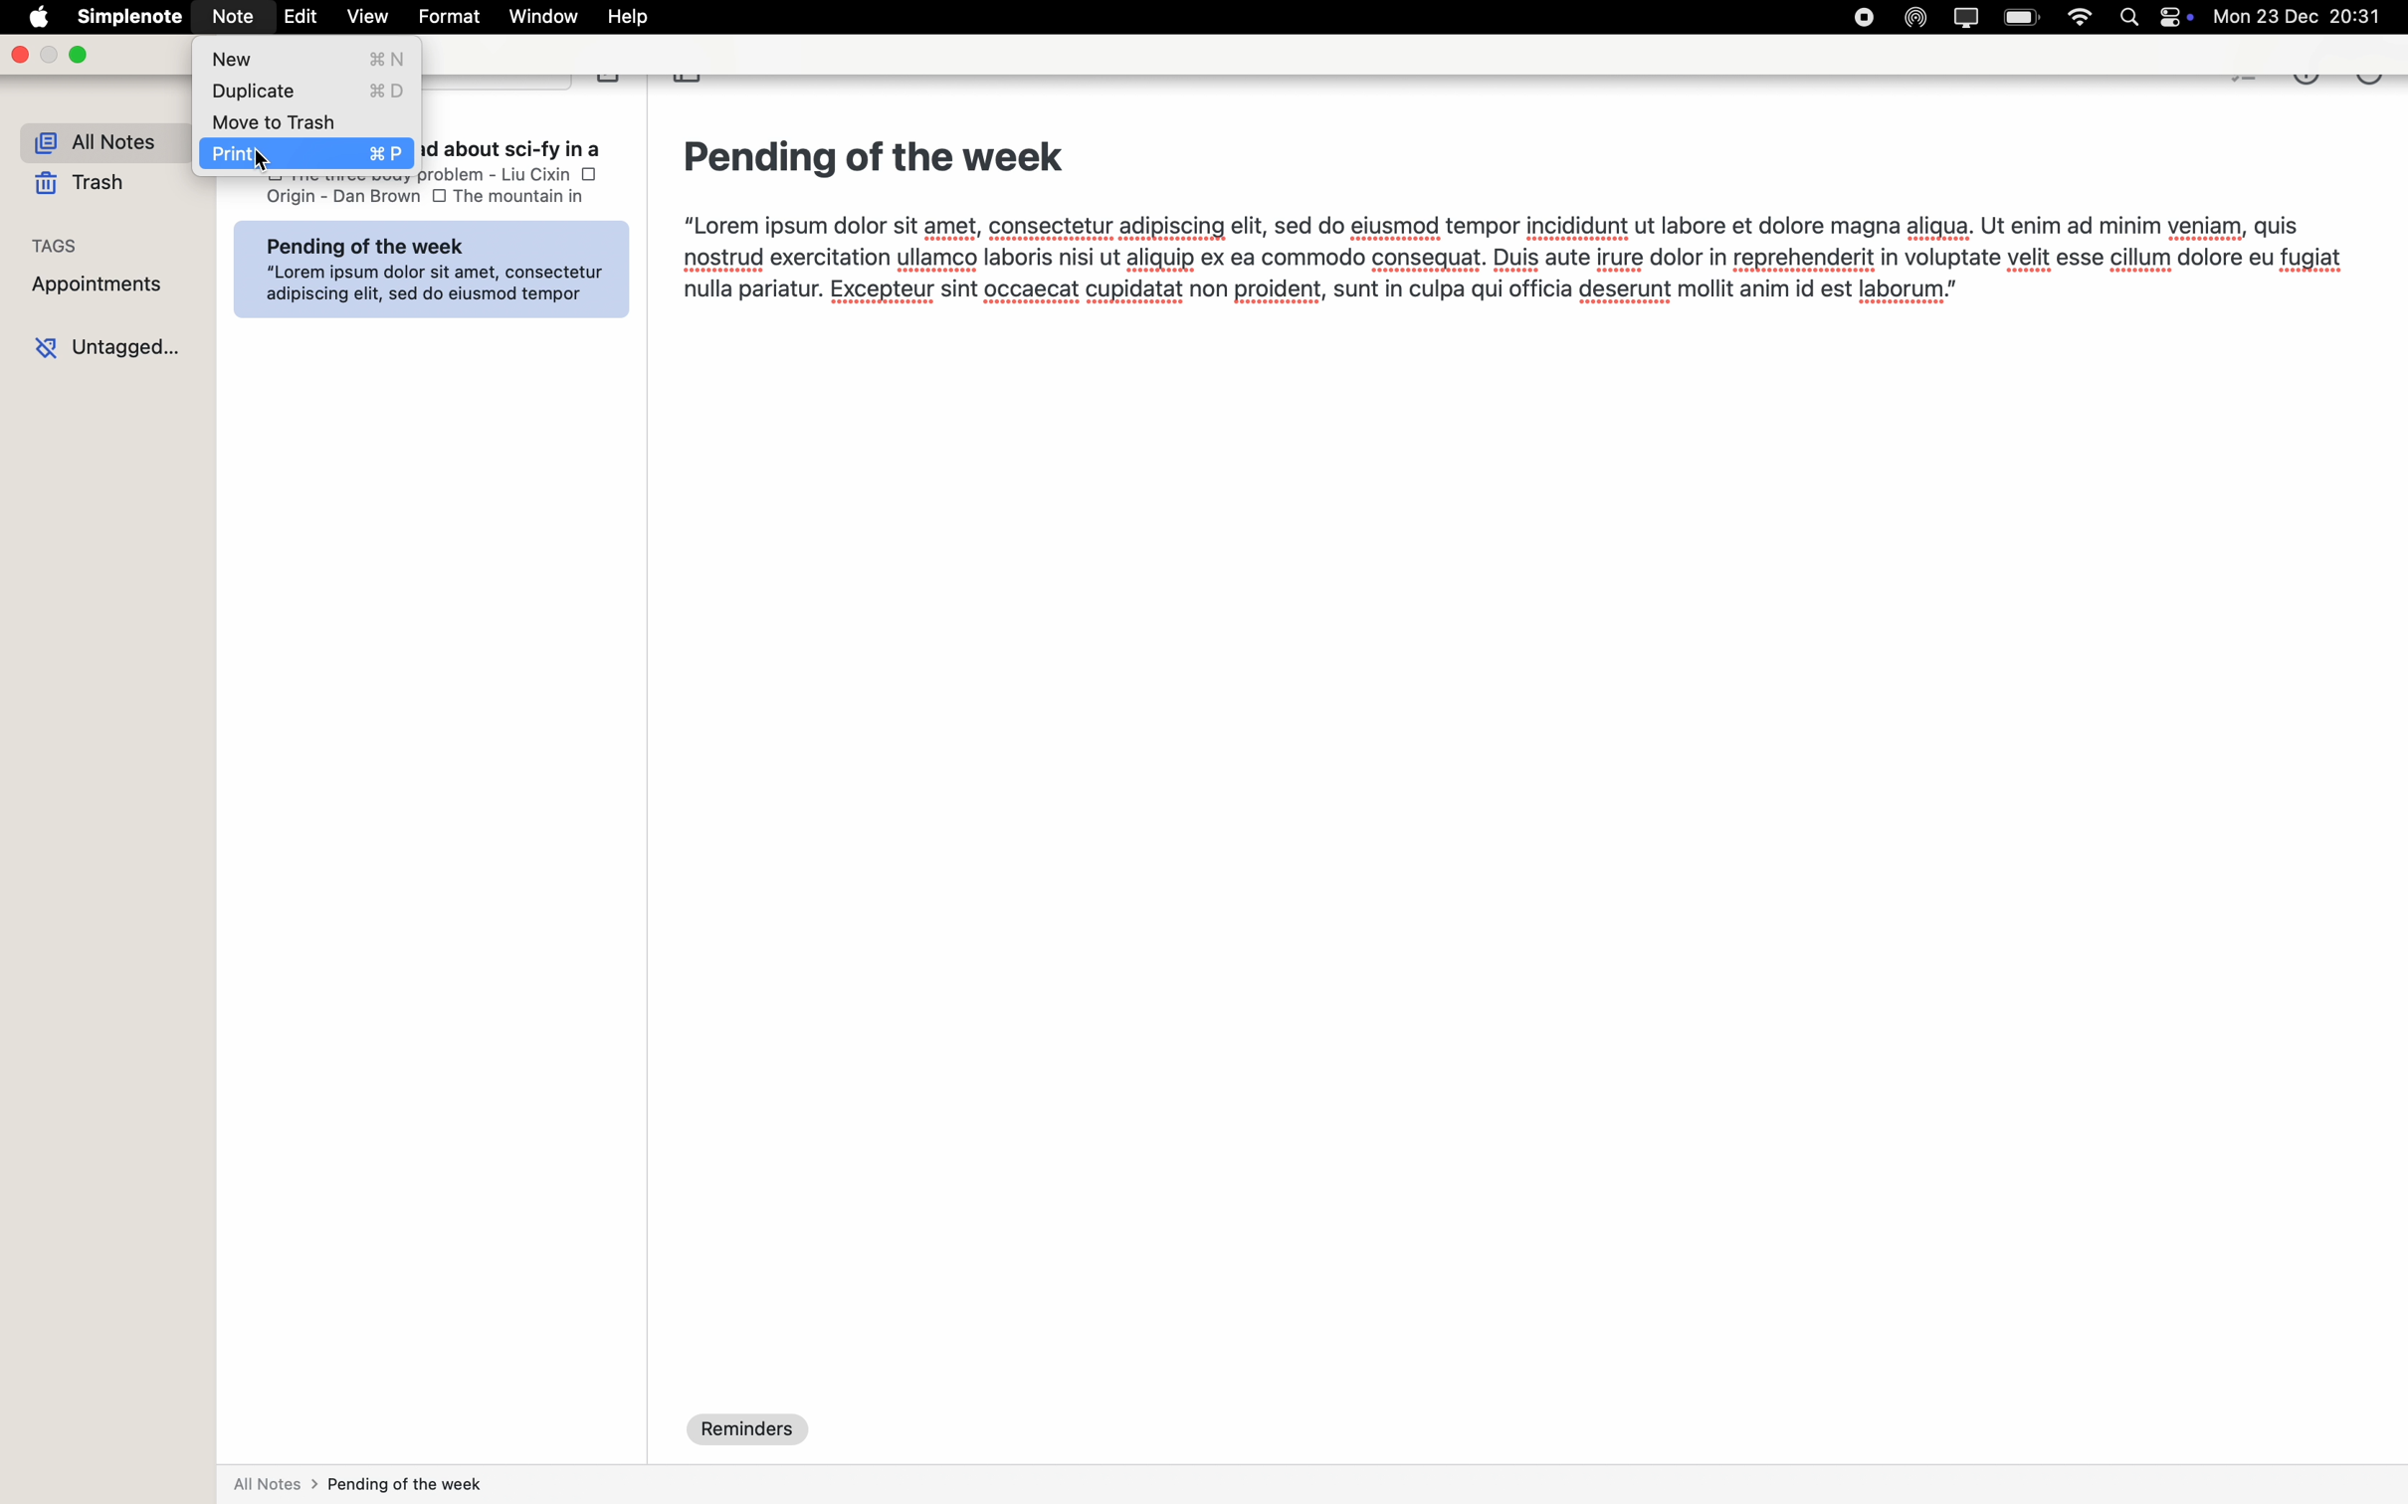  Describe the element at coordinates (110, 349) in the screenshot. I see `untagged` at that location.